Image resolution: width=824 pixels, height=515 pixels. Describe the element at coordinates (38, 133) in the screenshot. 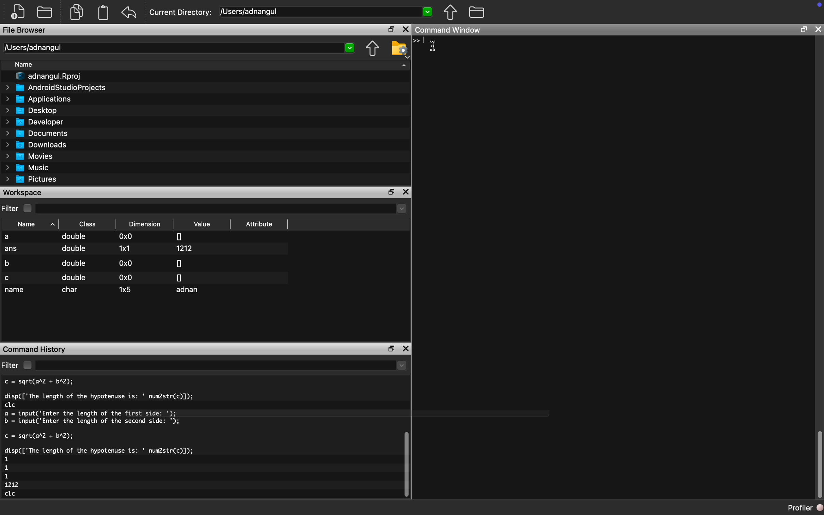

I see `Documents` at that location.